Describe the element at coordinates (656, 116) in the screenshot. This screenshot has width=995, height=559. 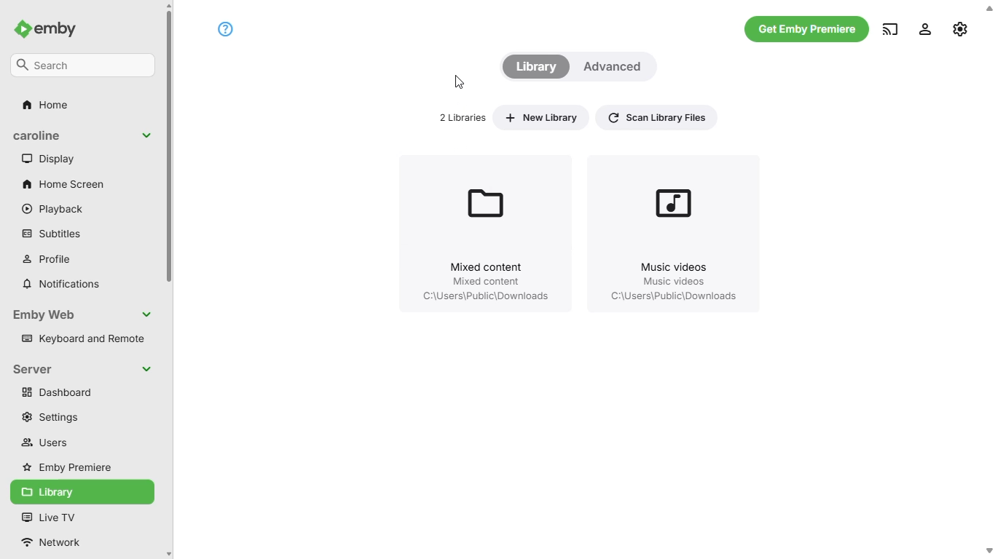
I see `scan library files` at that location.